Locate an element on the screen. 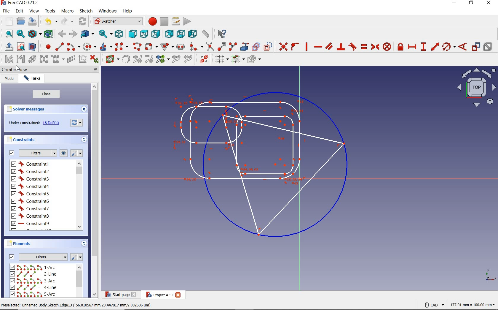 The image size is (498, 310). CAD Navigation style is located at coordinates (433, 304).